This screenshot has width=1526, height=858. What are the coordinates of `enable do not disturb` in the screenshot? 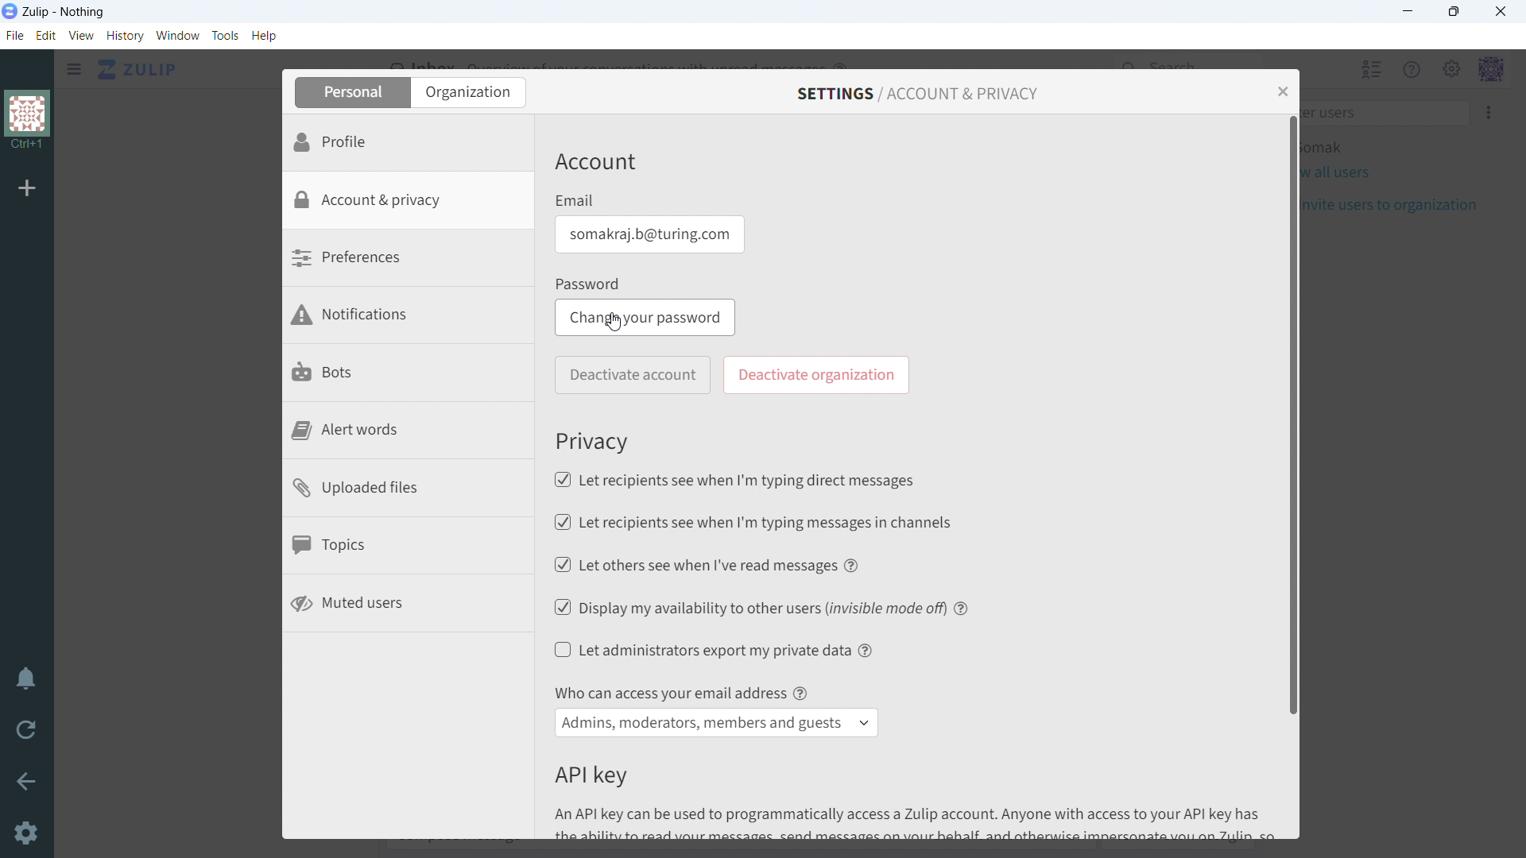 It's located at (26, 678).